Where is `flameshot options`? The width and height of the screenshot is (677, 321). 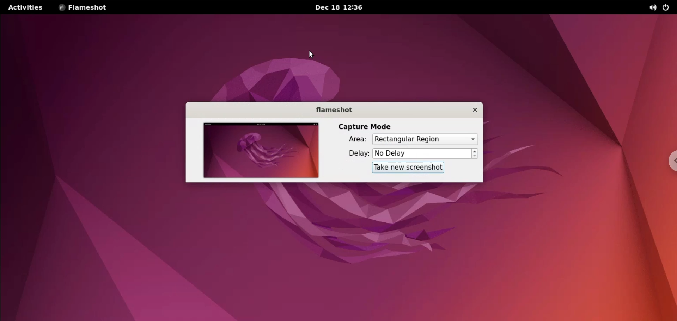 flameshot options is located at coordinates (83, 8).